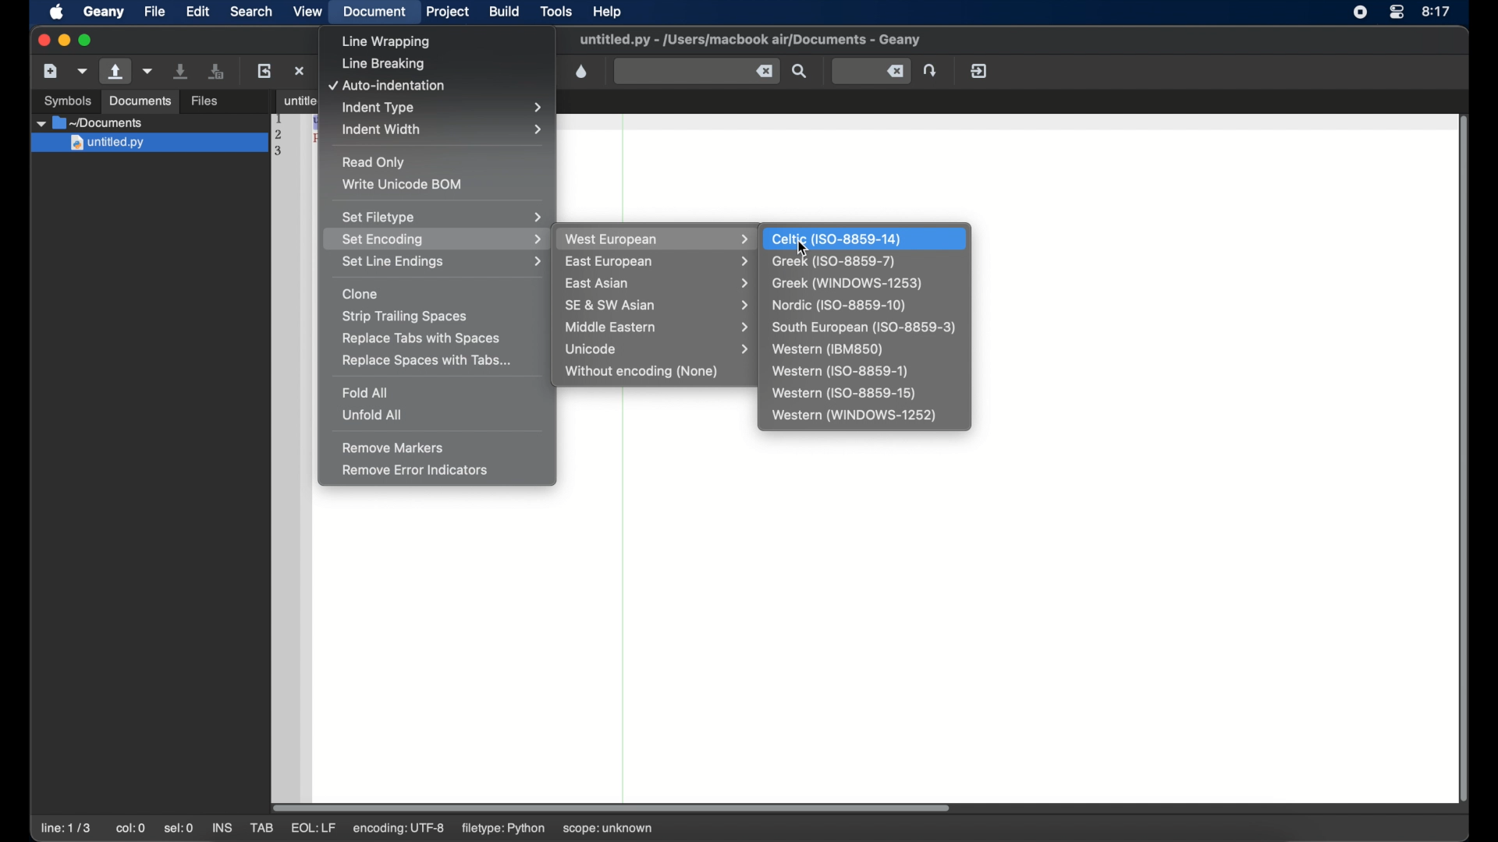 This screenshot has width=1498, height=842. What do you see at coordinates (643, 372) in the screenshot?
I see `without encoding` at bounding box center [643, 372].